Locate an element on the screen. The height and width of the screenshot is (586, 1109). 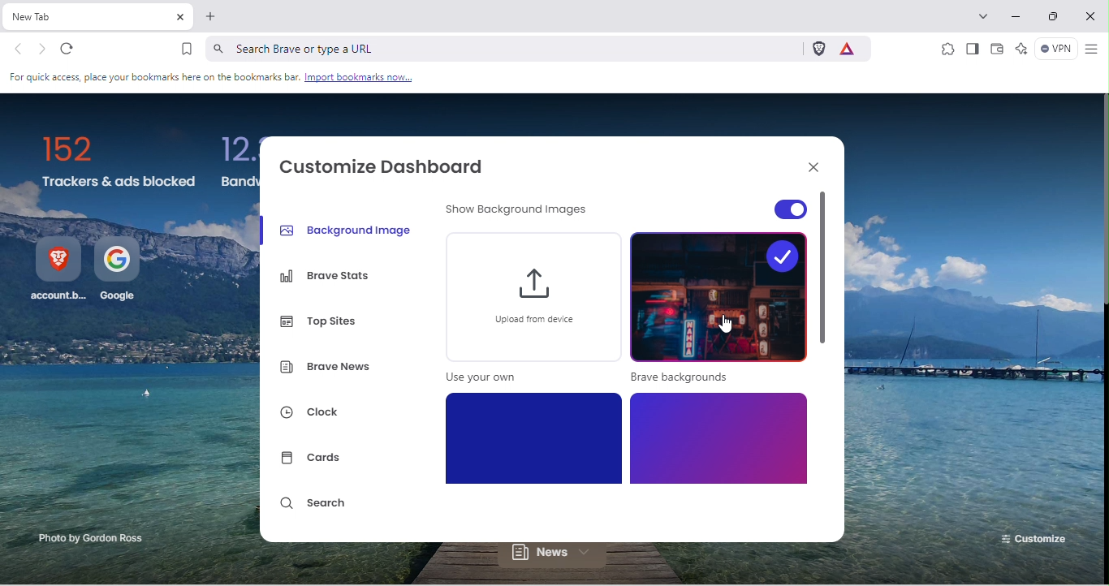
Wallet is located at coordinates (998, 51).